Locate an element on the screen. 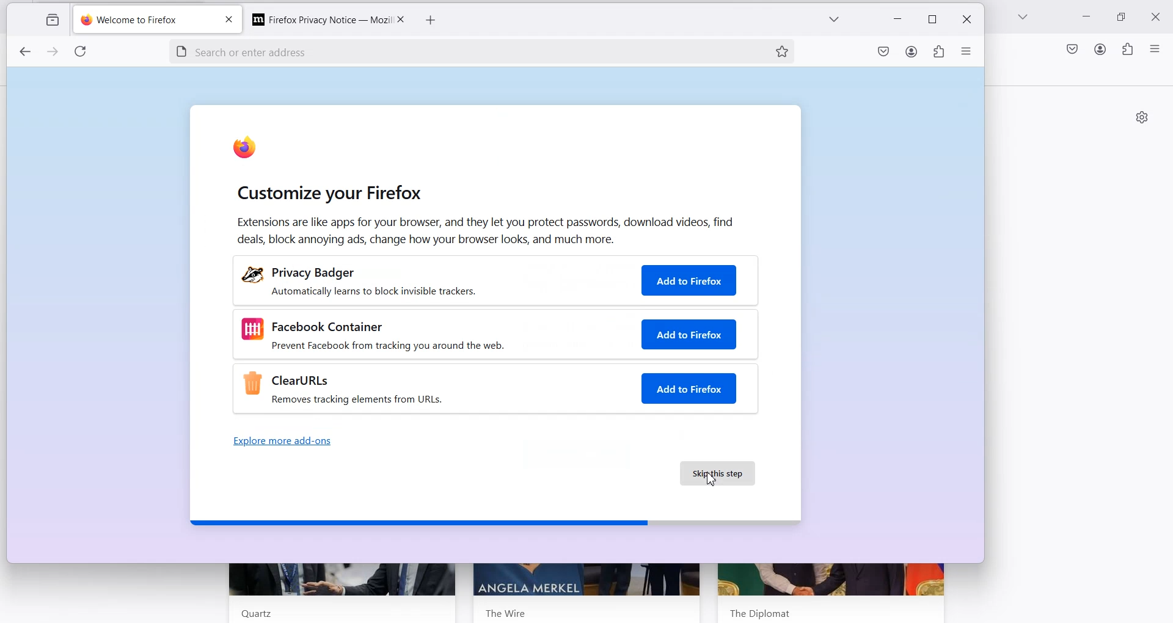 The image size is (1173, 623). Add to Firefox is located at coordinates (690, 280).